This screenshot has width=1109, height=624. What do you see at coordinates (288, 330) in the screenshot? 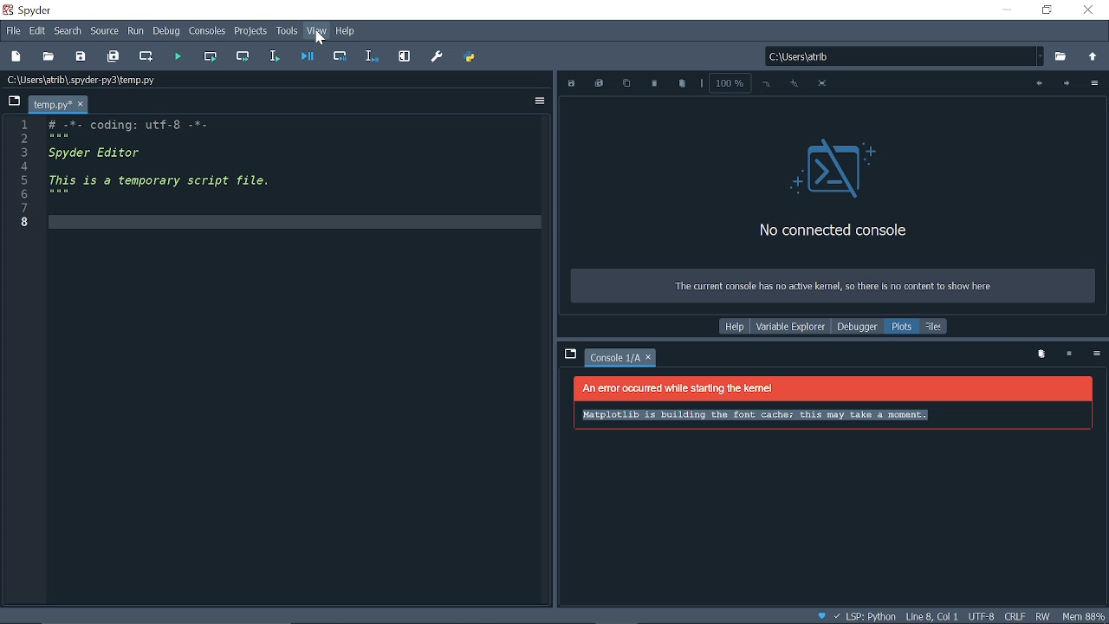
I see `Space for writting code` at bounding box center [288, 330].